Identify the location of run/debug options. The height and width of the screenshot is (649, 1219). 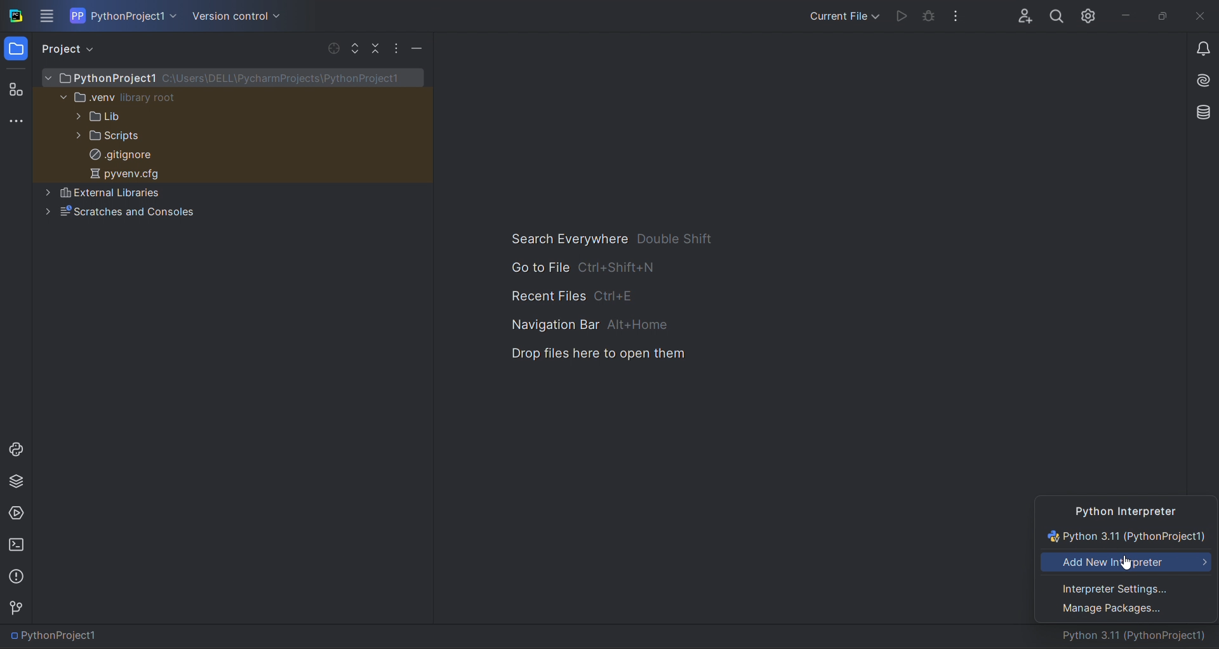
(842, 15).